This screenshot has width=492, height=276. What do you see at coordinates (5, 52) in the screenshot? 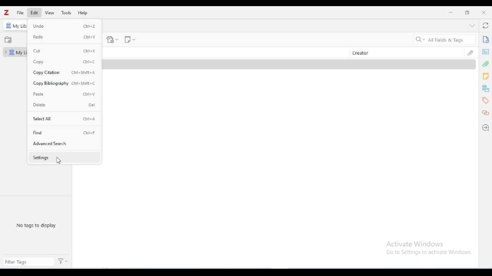
I see `expand/collapse ` at bounding box center [5, 52].